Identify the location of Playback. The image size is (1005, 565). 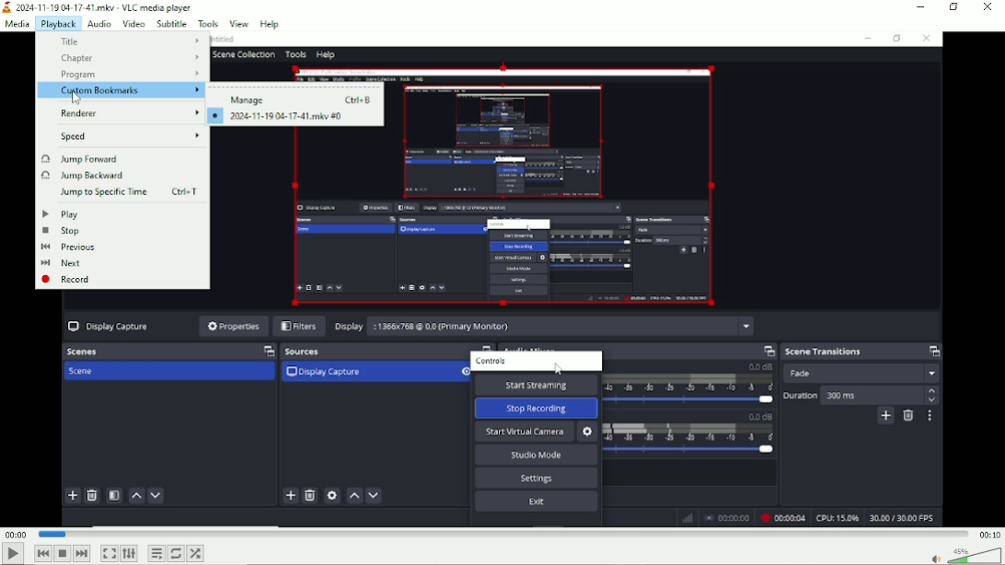
(58, 24).